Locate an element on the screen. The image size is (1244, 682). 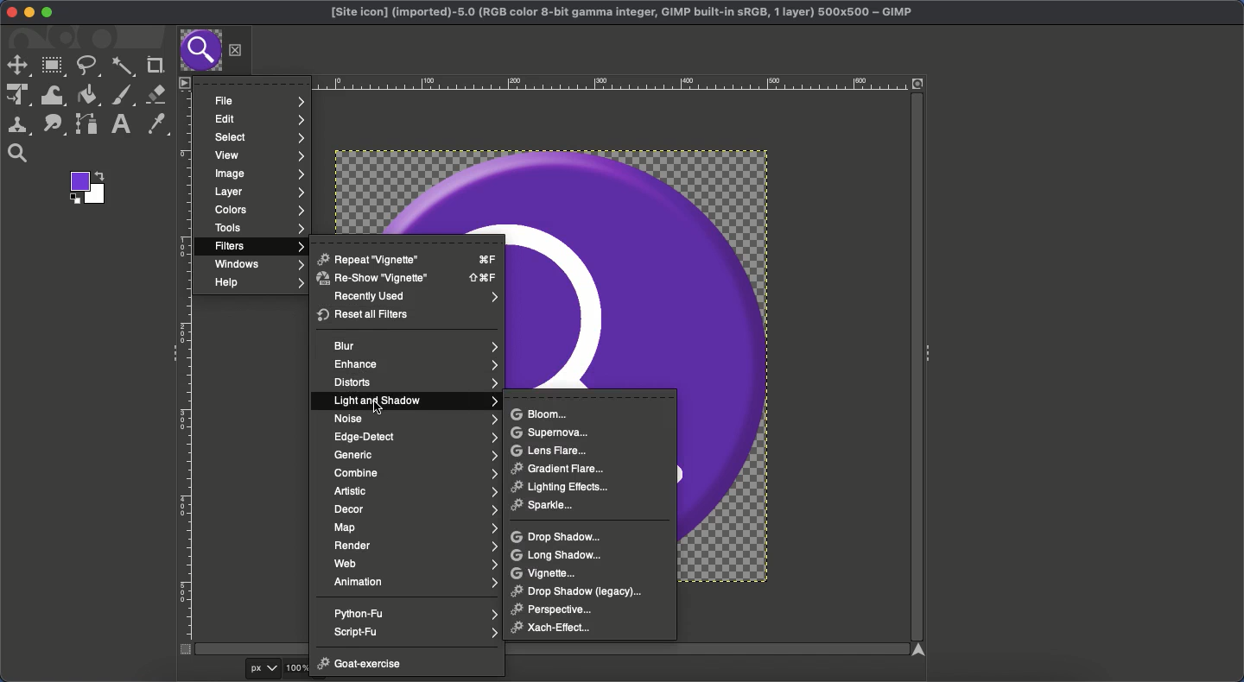
Blue is located at coordinates (416, 345).